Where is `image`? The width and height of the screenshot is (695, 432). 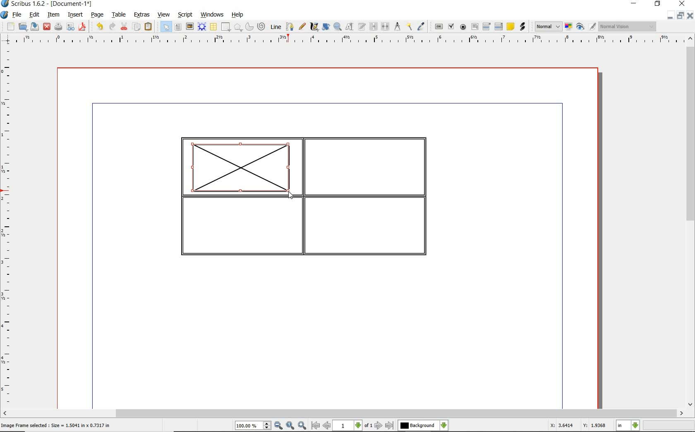
image is located at coordinates (190, 27).